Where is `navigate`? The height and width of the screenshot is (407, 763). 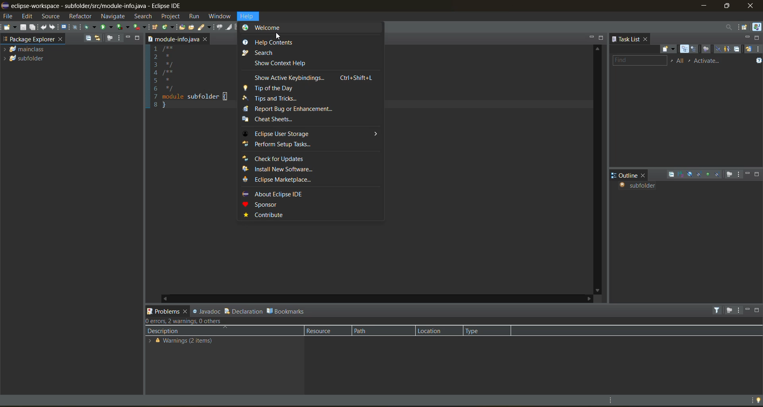 navigate is located at coordinates (112, 16).